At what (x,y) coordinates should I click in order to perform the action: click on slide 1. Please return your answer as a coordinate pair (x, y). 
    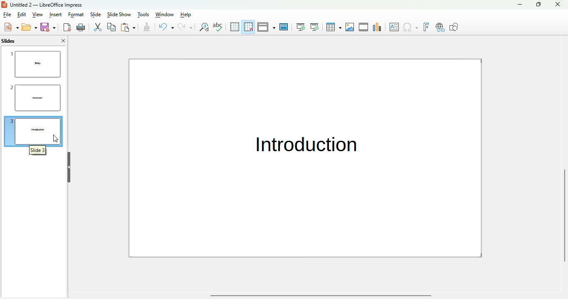
    Looking at the image, I should click on (35, 64).